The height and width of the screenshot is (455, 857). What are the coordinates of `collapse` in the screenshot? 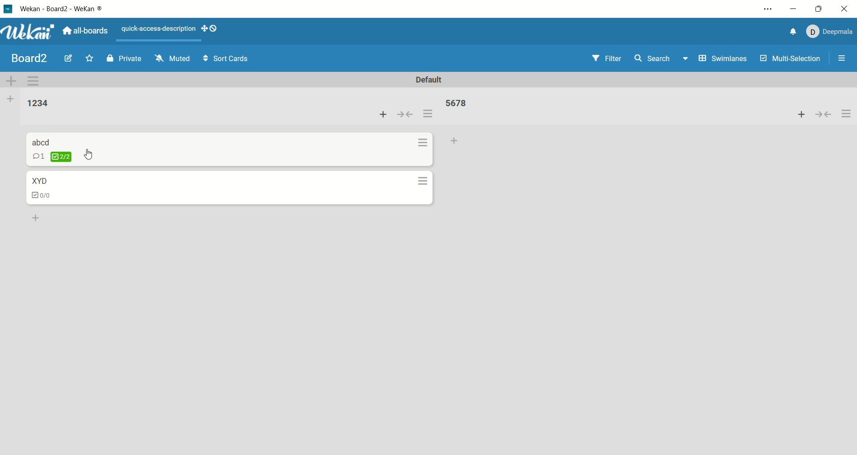 It's located at (824, 115).